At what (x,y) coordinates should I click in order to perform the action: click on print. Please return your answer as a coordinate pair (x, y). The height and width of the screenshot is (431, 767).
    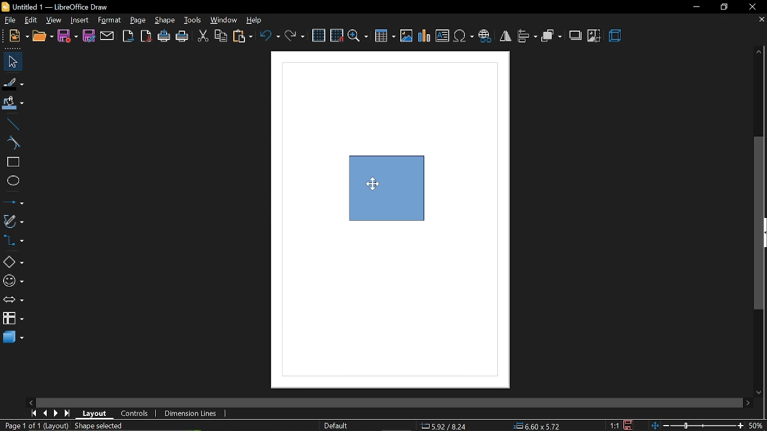
    Looking at the image, I should click on (183, 37).